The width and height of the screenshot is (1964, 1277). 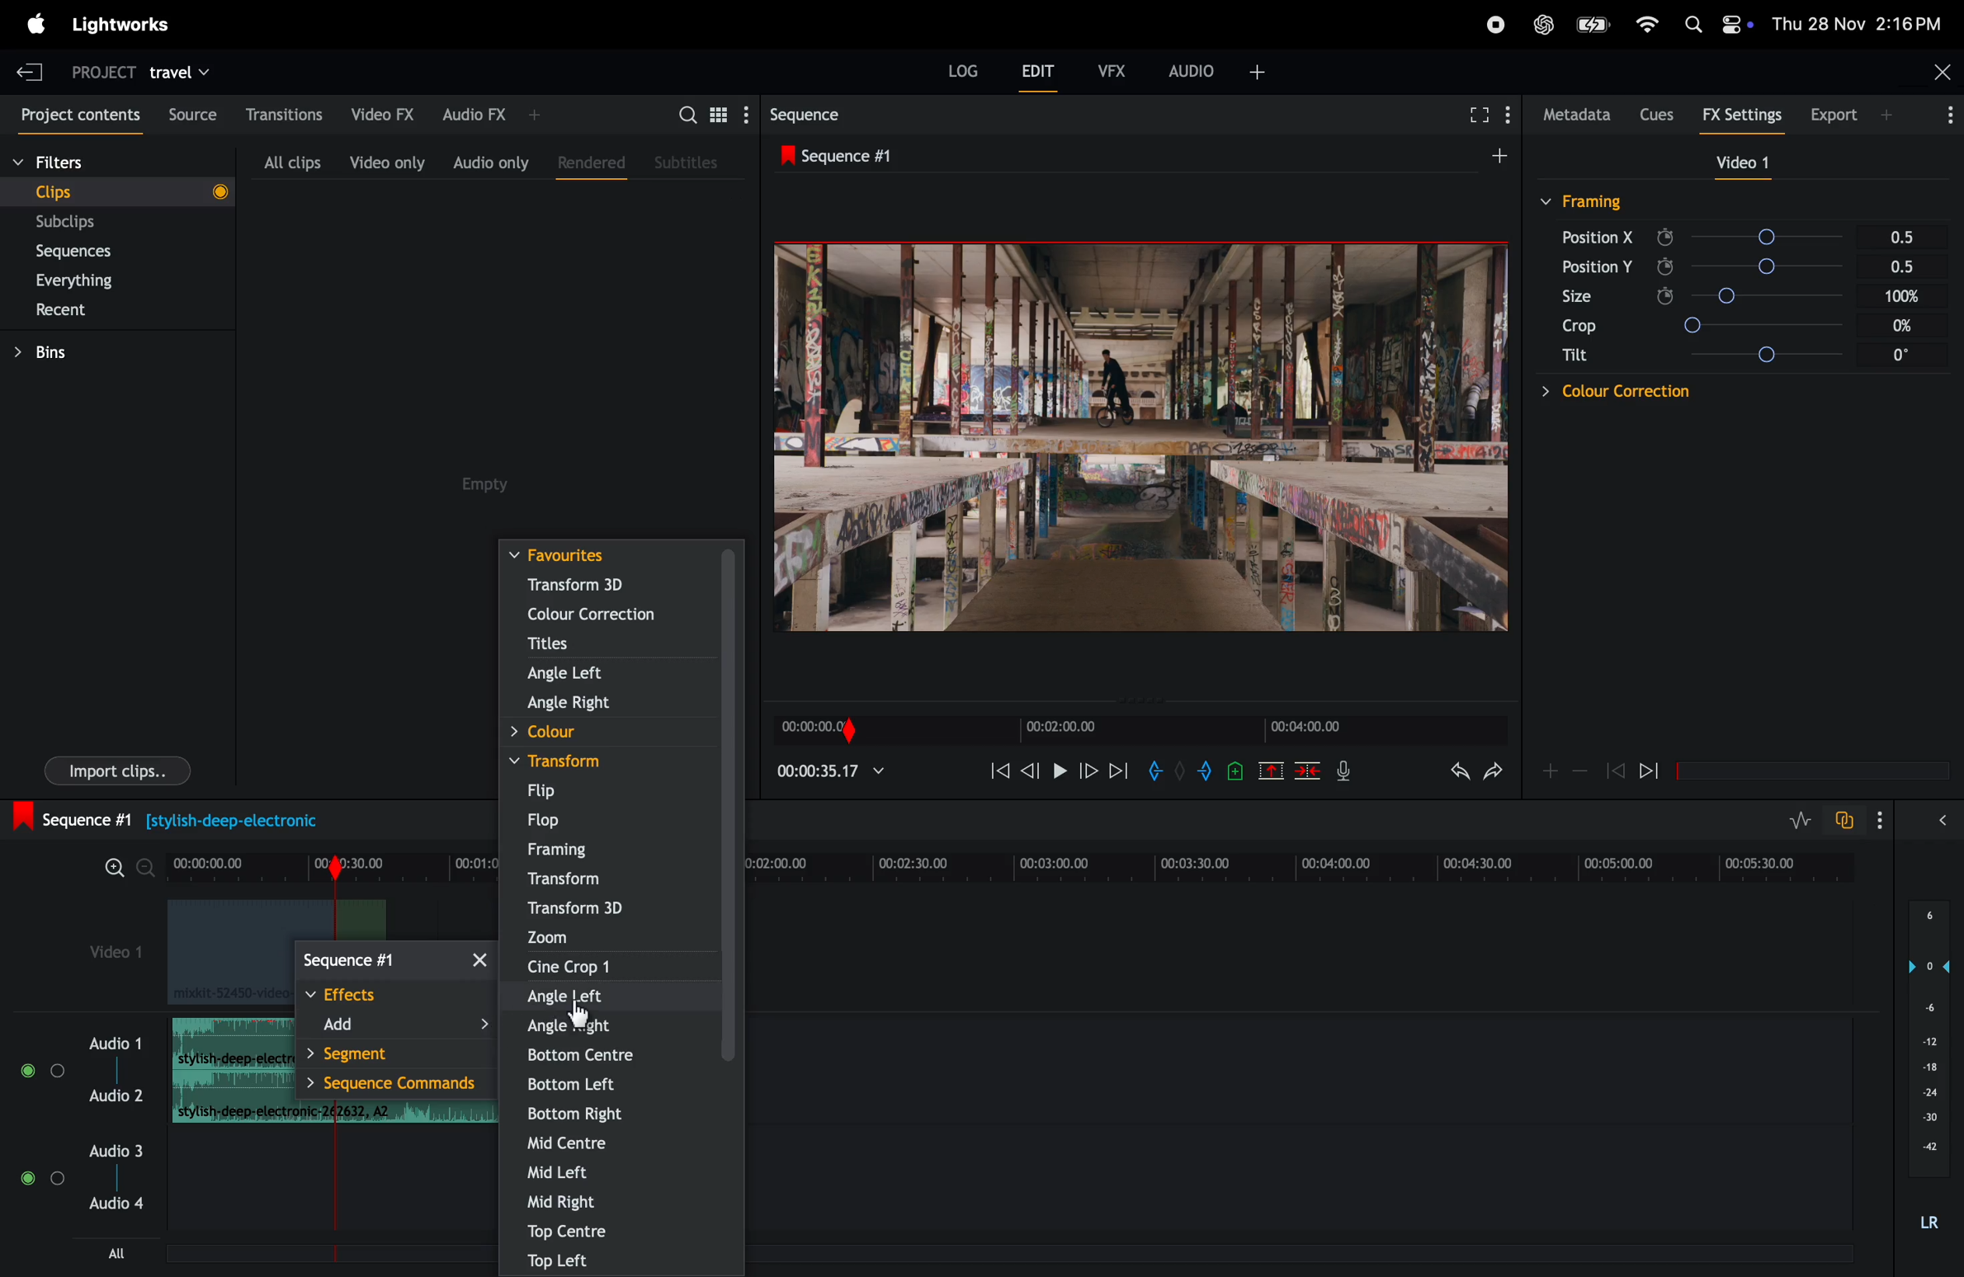 What do you see at coordinates (709, 113) in the screenshot?
I see `search` at bounding box center [709, 113].